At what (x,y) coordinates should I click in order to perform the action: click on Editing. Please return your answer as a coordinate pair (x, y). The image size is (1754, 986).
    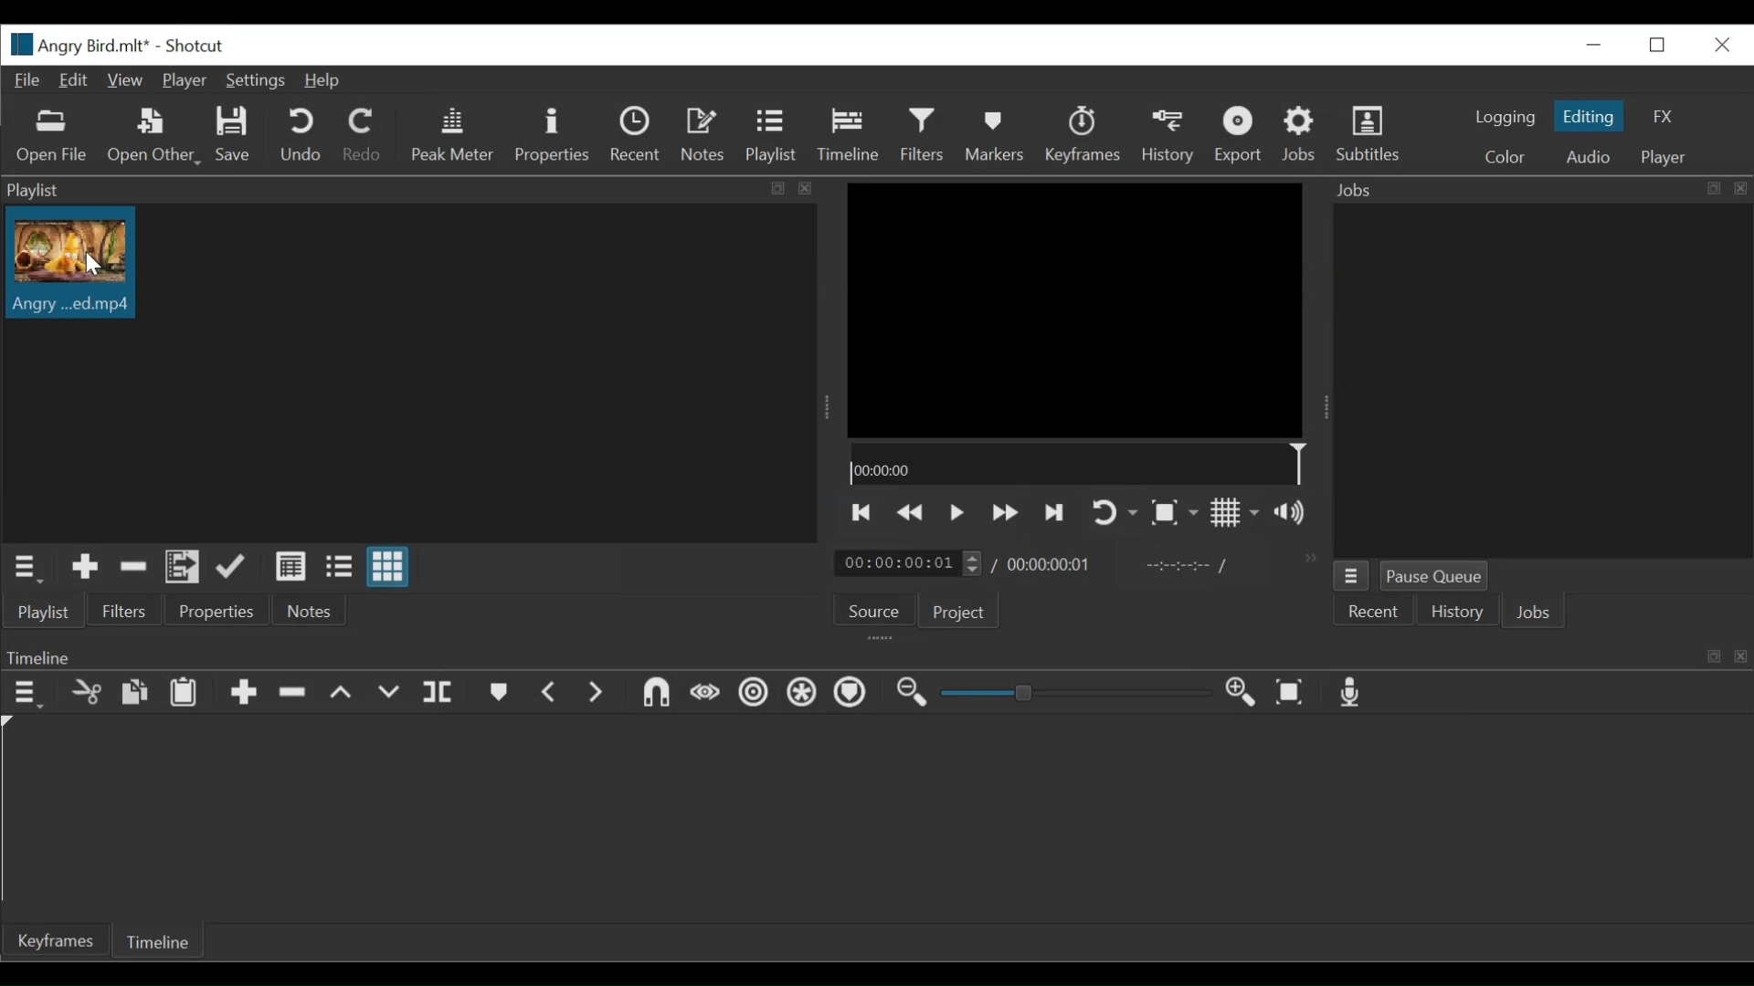
    Looking at the image, I should click on (1589, 115).